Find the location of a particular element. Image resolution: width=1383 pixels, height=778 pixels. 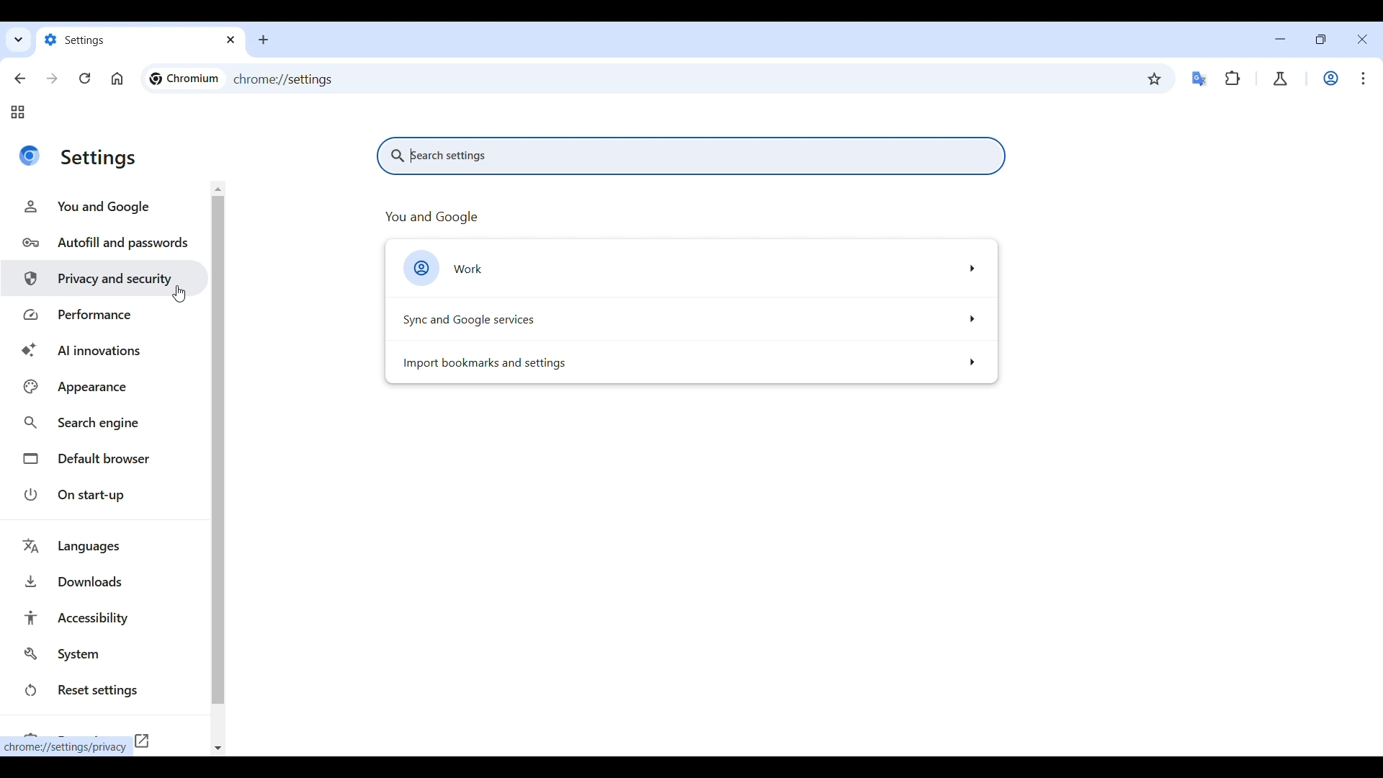

Search engine is located at coordinates (105, 423).